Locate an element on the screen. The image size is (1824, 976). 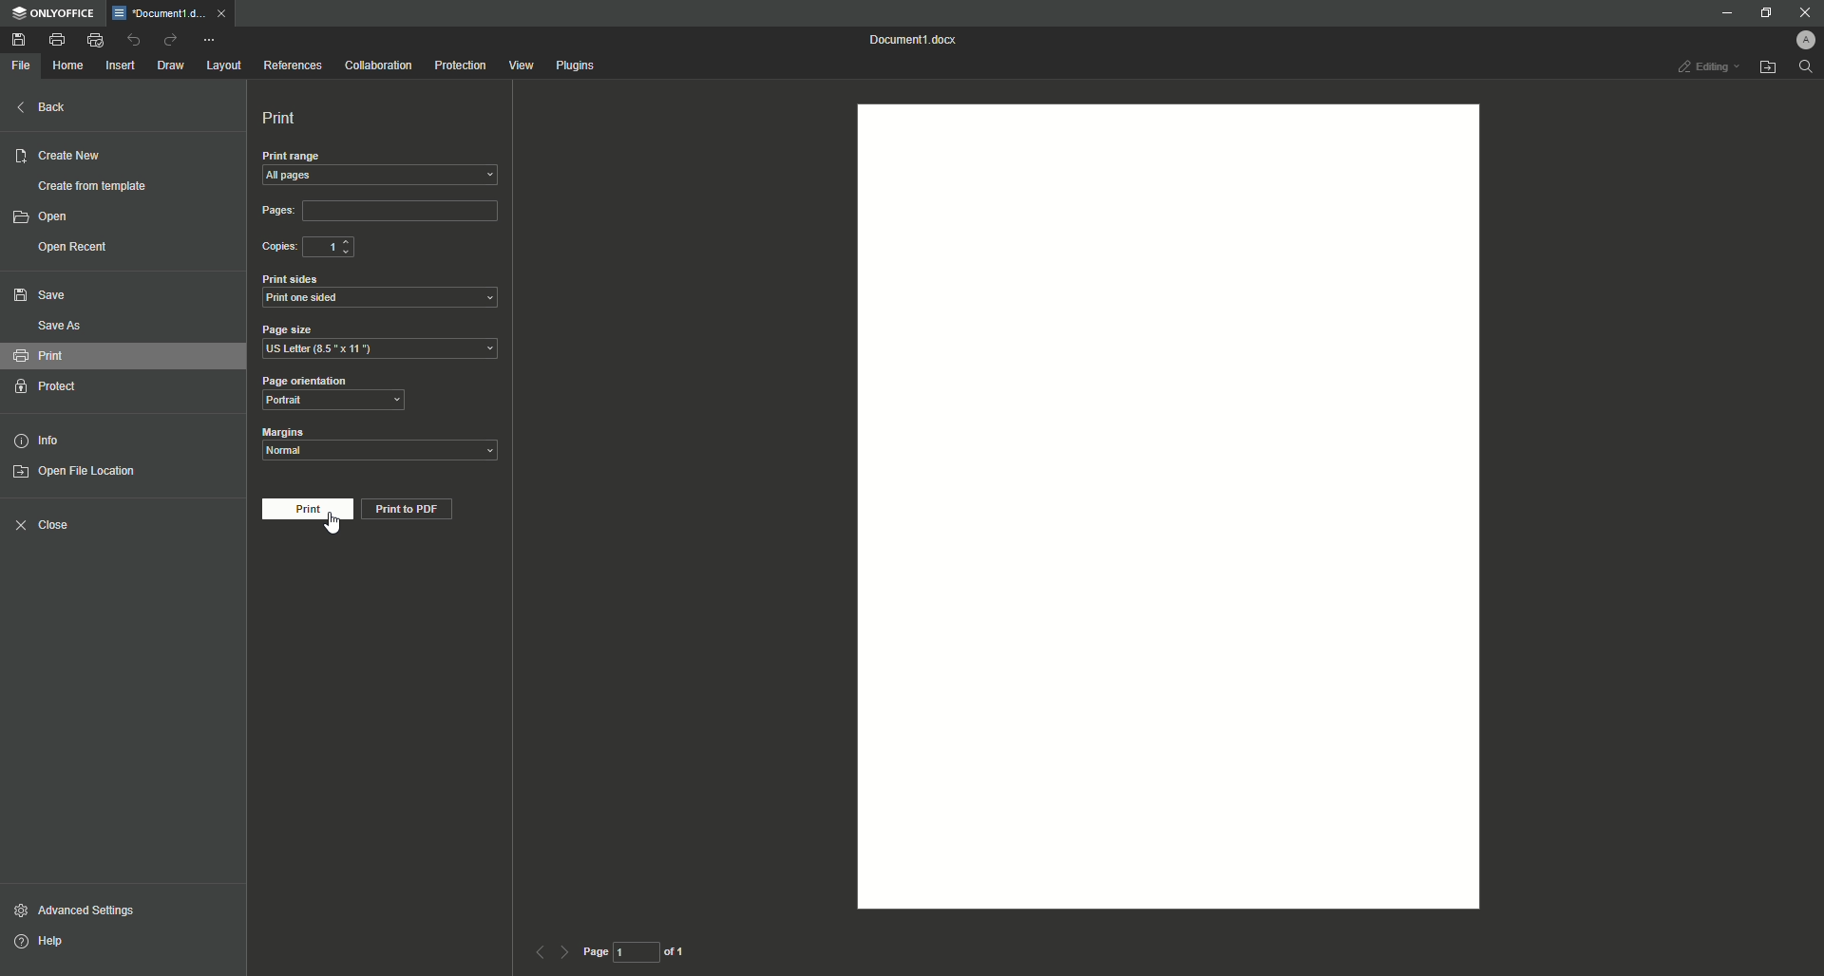
Print Range is located at coordinates (382, 157).